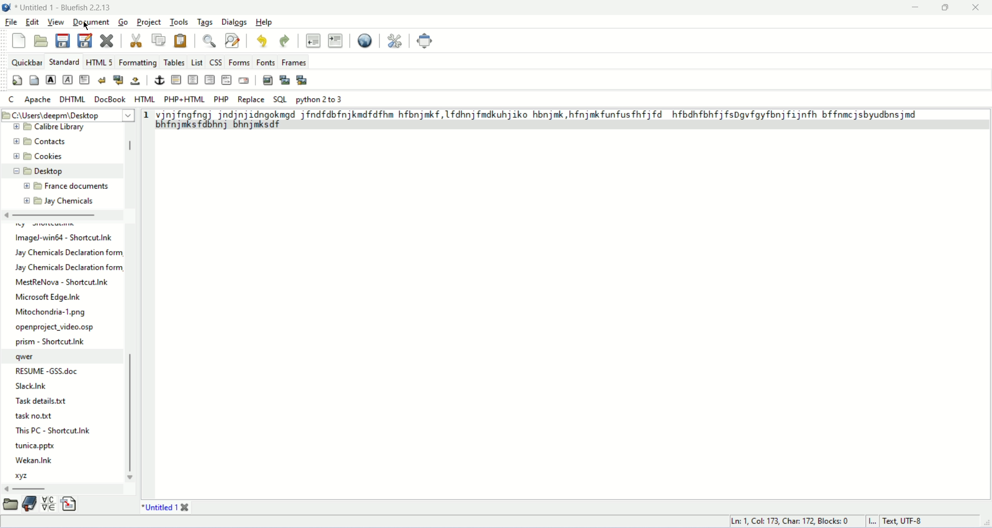  What do you see at coordinates (205, 21) in the screenshot?
I see `tags` at bounding box center [205, 21].